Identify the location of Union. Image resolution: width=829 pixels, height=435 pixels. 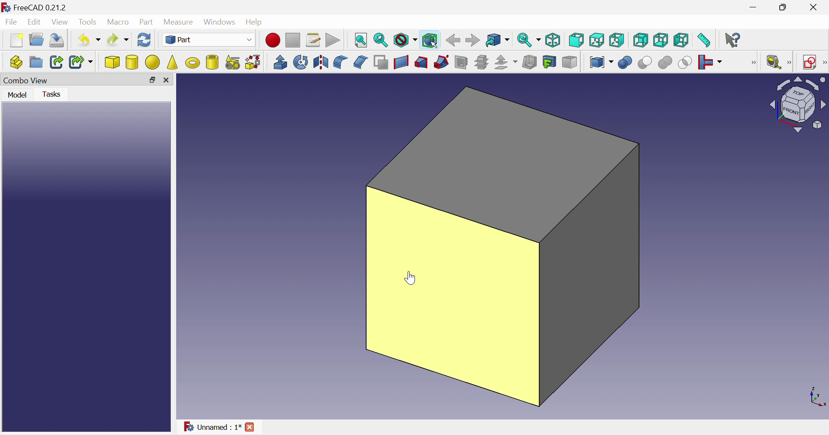
(665, 62).